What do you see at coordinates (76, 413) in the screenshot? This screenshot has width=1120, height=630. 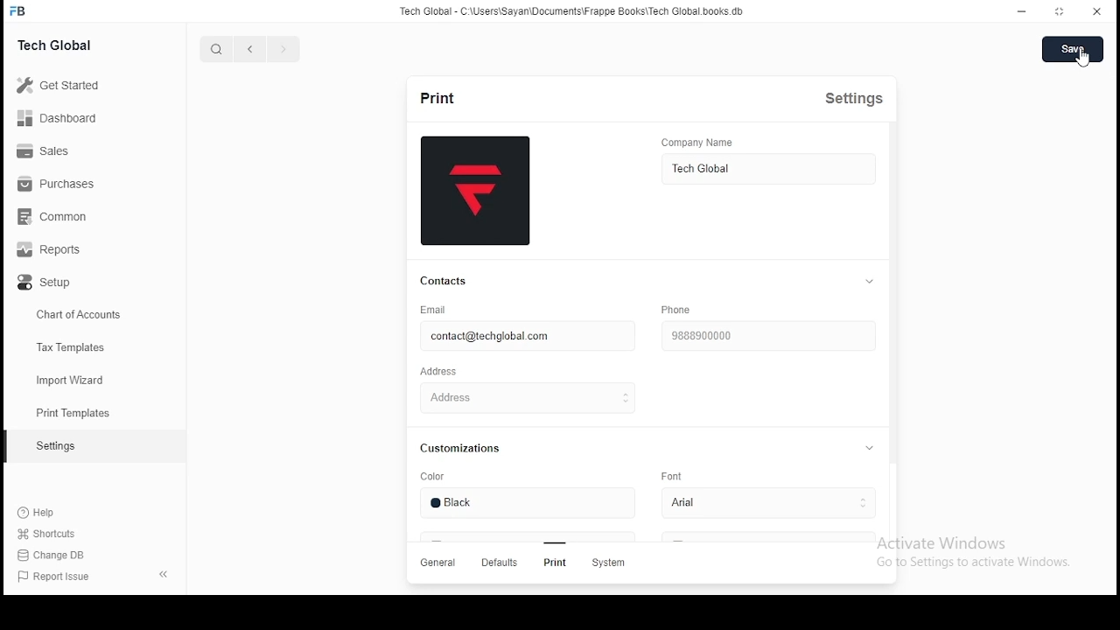 I see `print templates ` at bounding box center [76, 413].